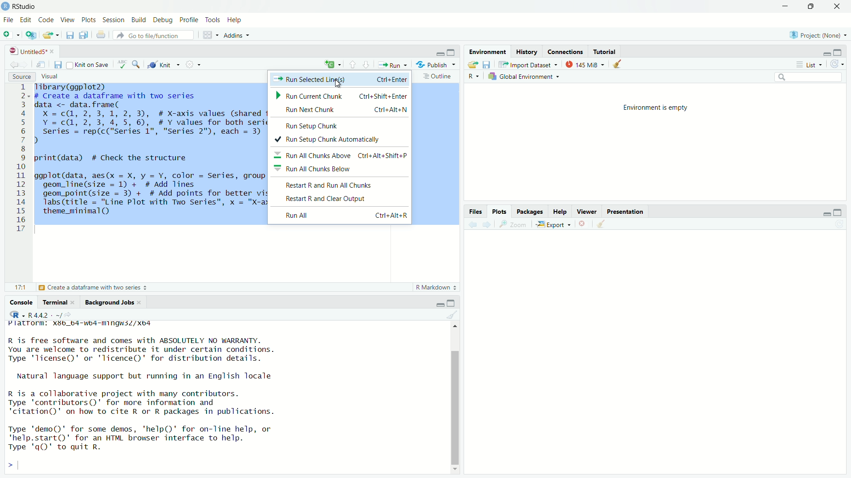 This screenshot has width=851, height=478. Describe the element at coordinates (164, 65) in the screenshot. I see `Knit` at that location.